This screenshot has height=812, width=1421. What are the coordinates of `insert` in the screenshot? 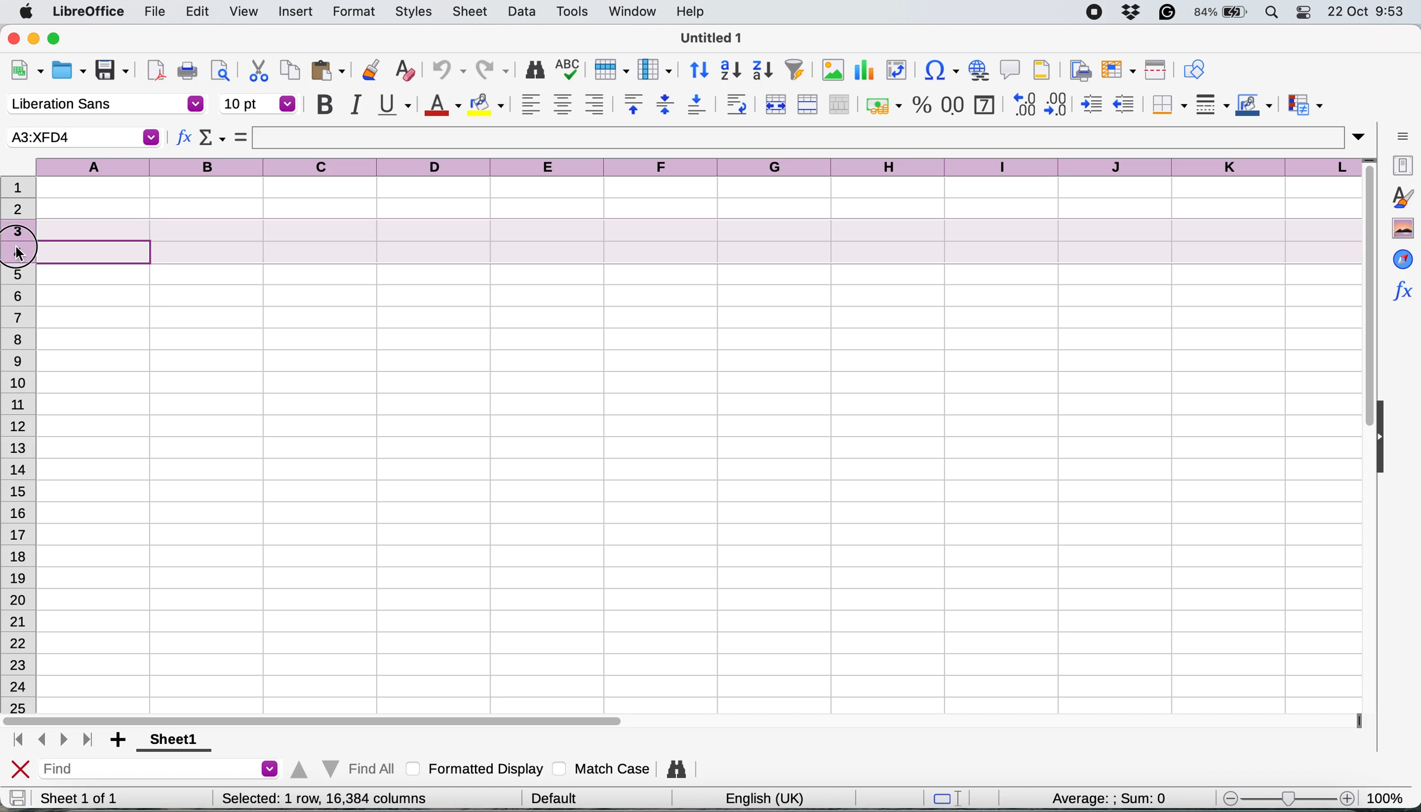 It's located at (295, 13).